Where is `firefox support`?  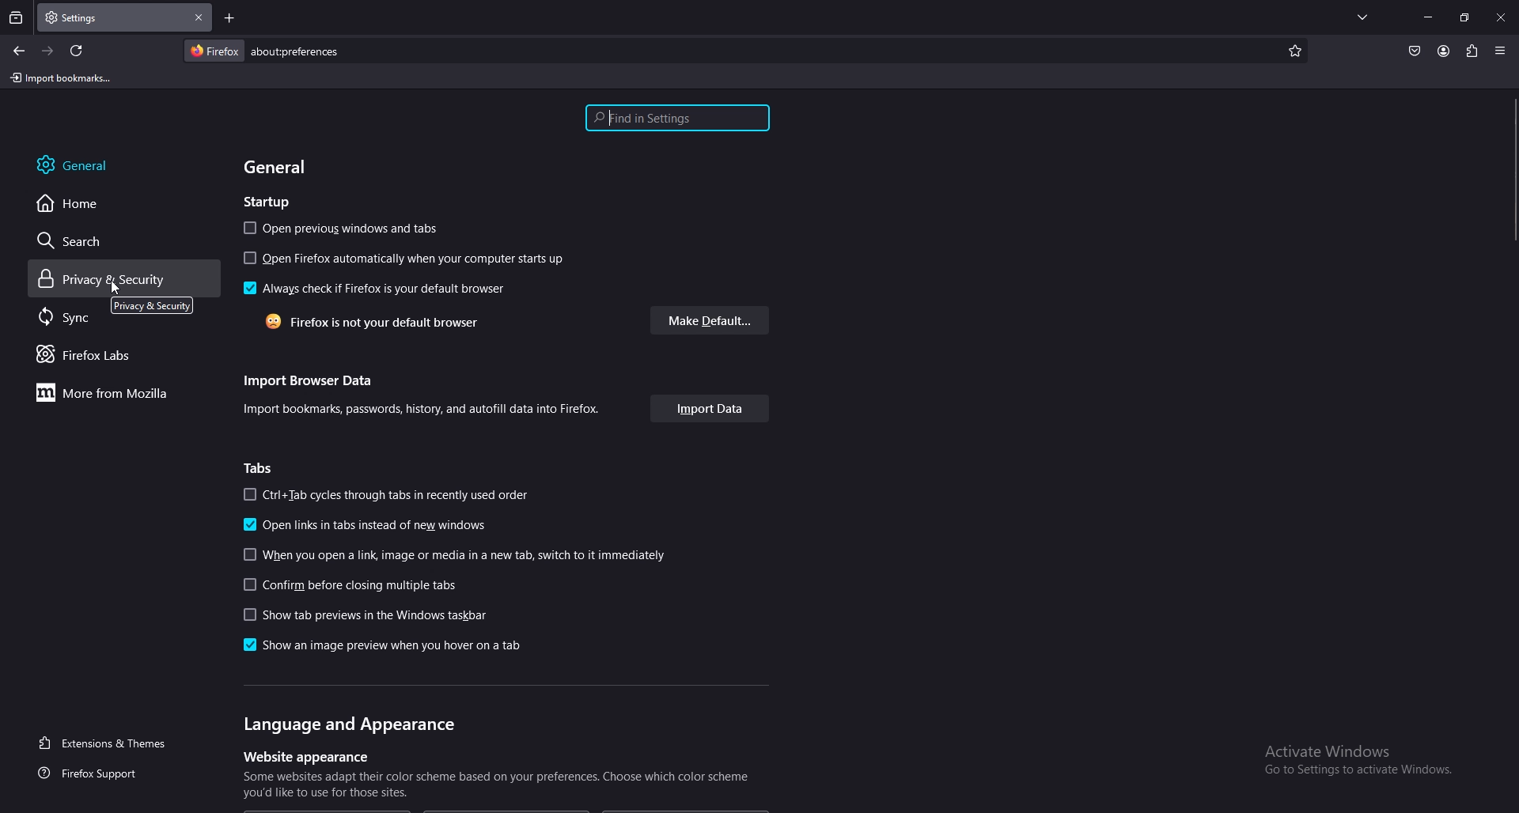
firefox support is located at coordinates (93, 774).